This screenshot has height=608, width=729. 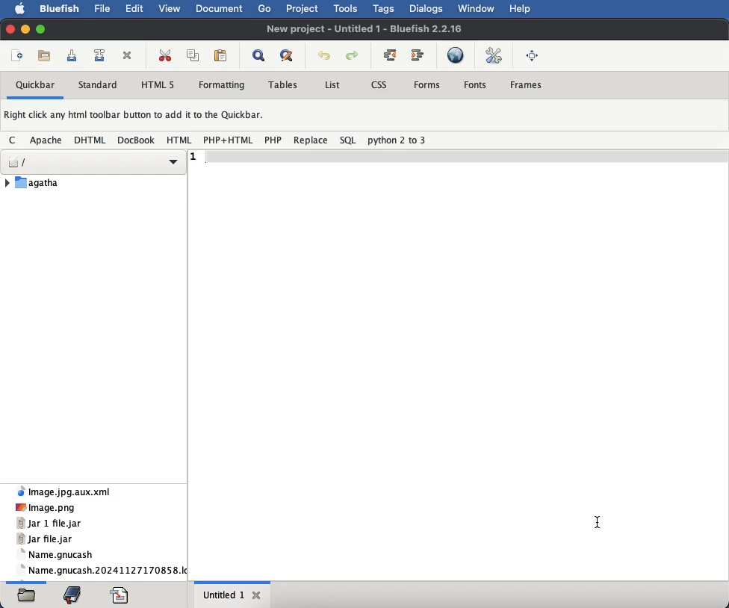 I want to click on redo, so click(x=354, y=56).